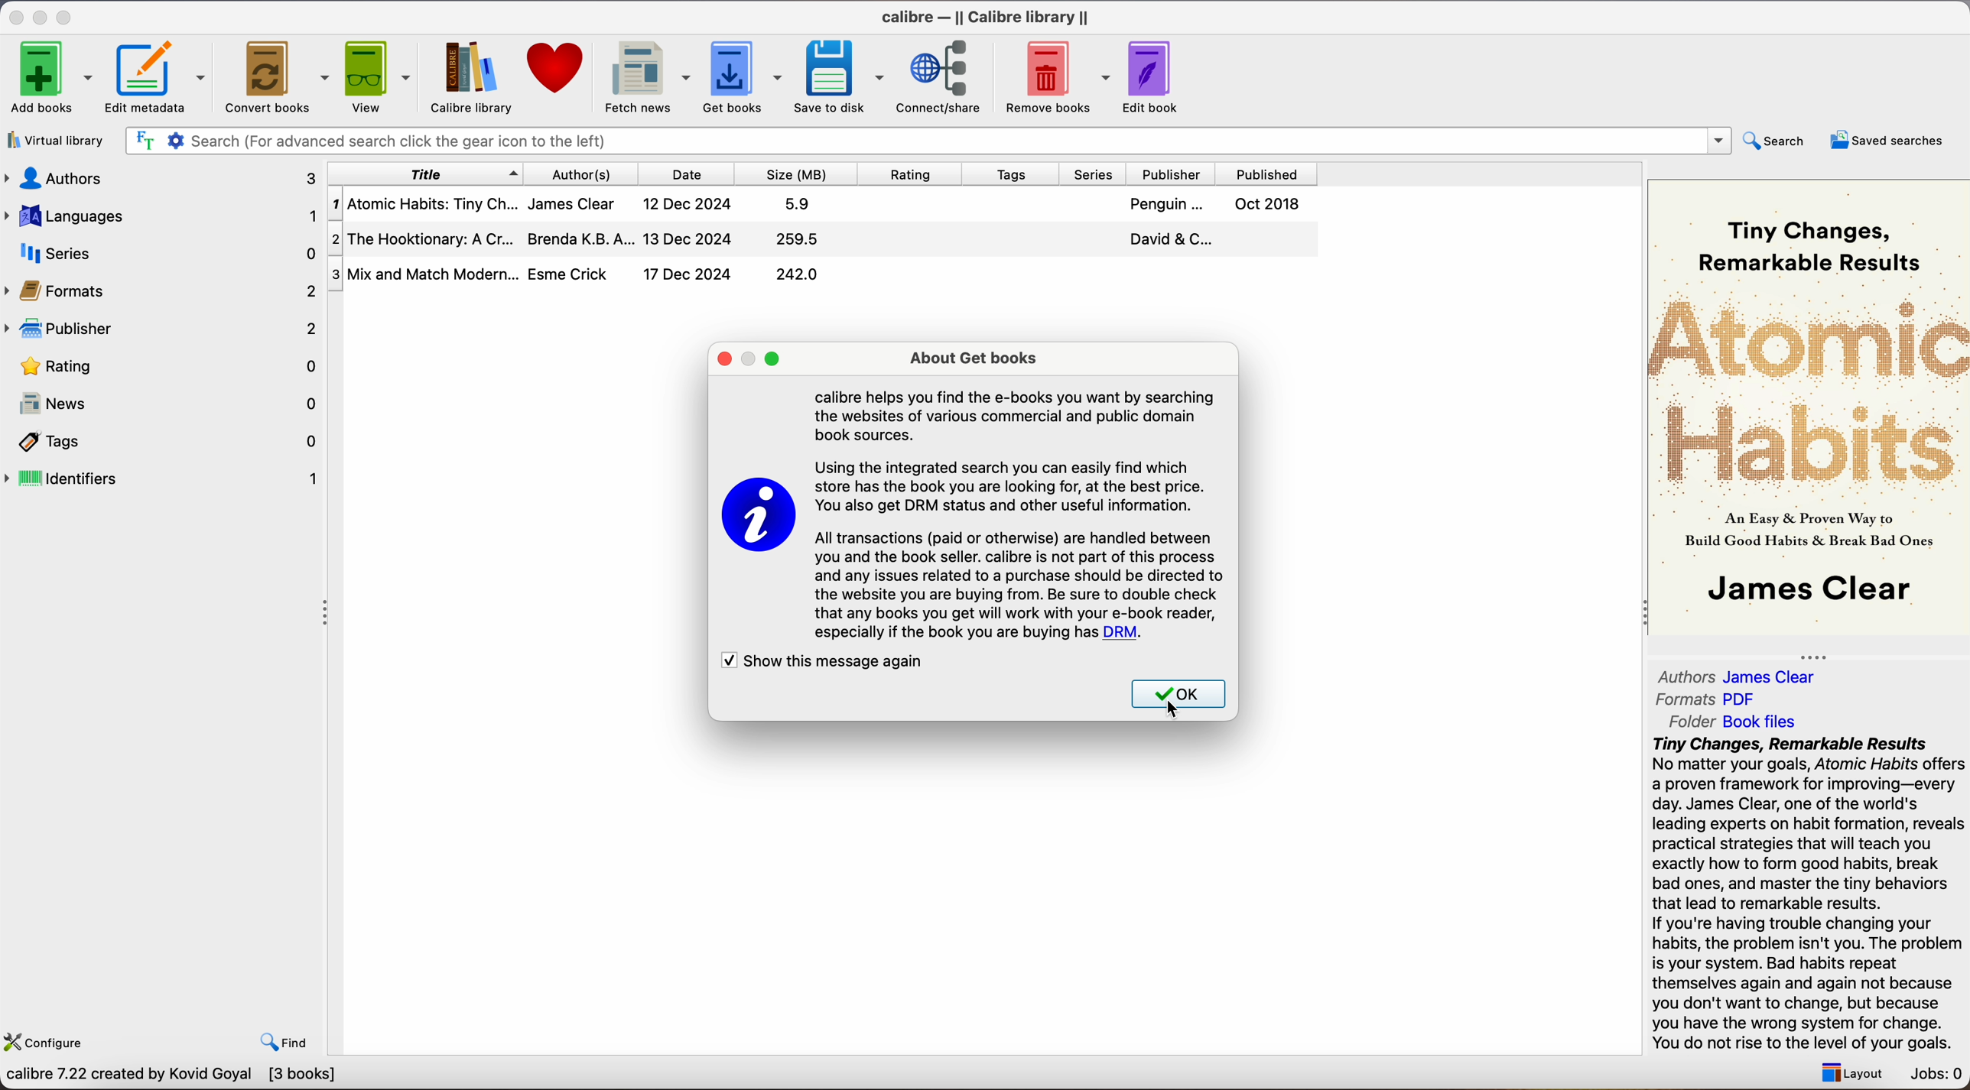 This screenshot has height=1090, width=1970. I want to click on ok, so click(1178, 697).